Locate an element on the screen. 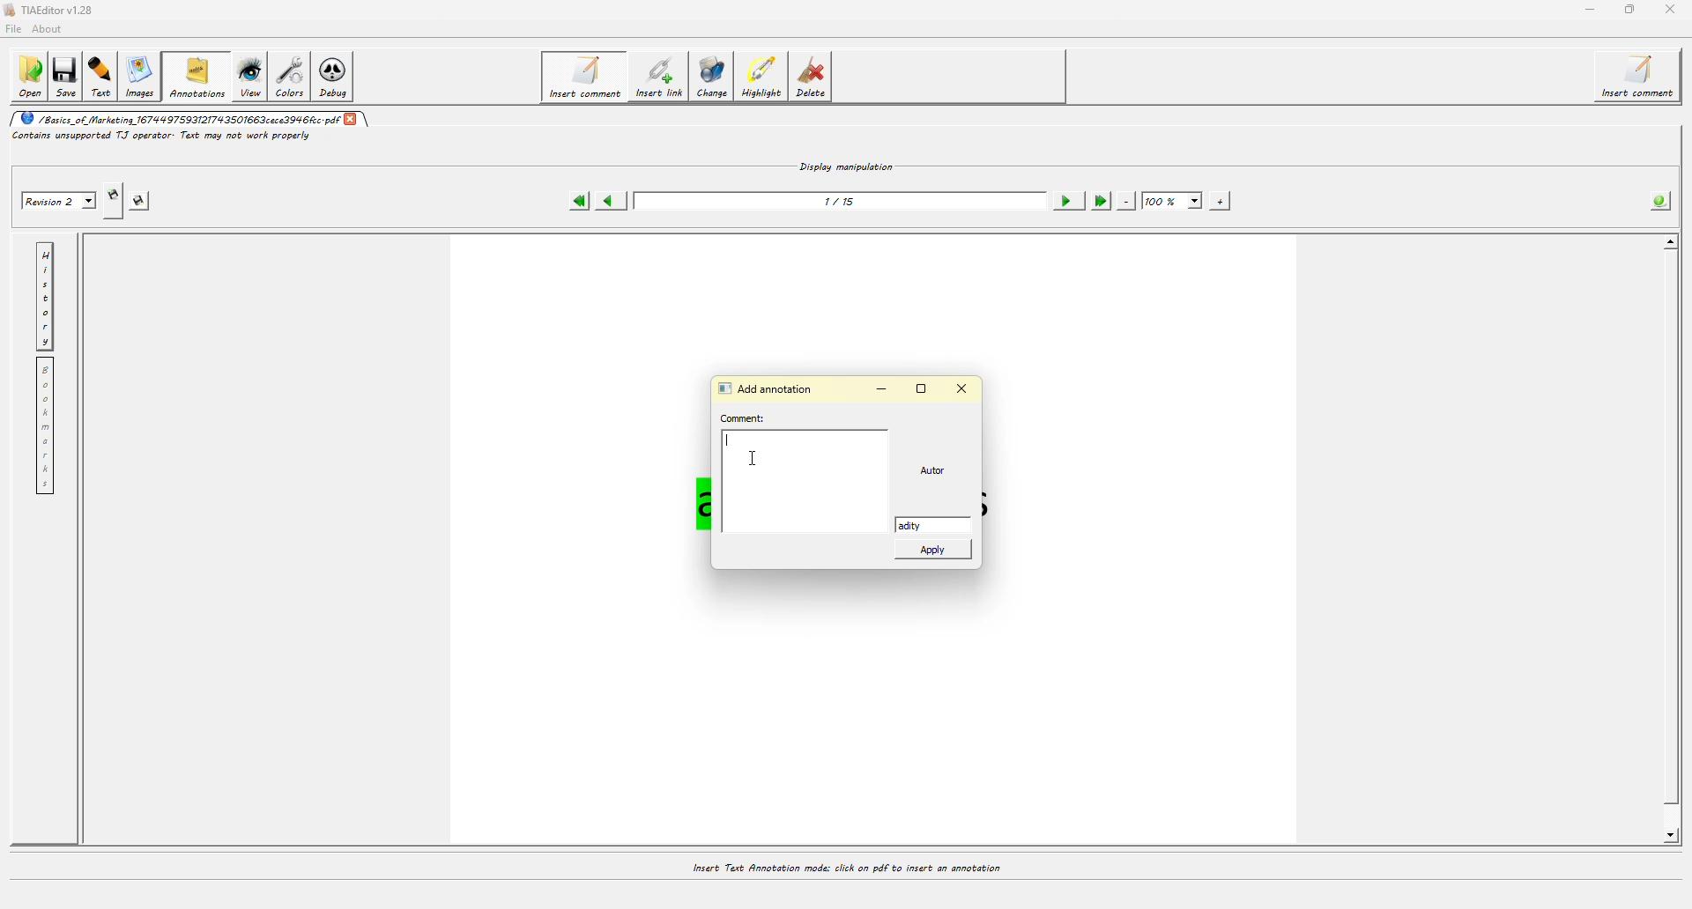 The width and height of the screenshot is (1692, 909). scroll bar is located at coordinates (1673, 547).